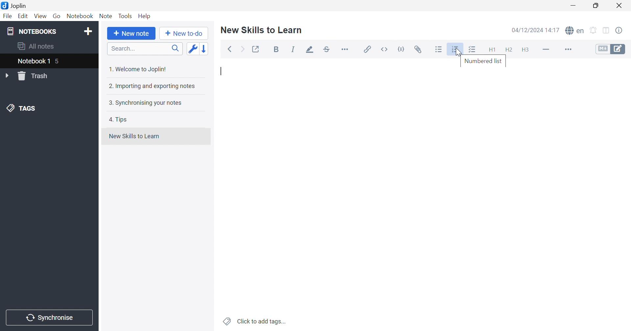 The height and width of the screenshot is (331, 631). I want to click on Insert/edit link, so click(366, 49).